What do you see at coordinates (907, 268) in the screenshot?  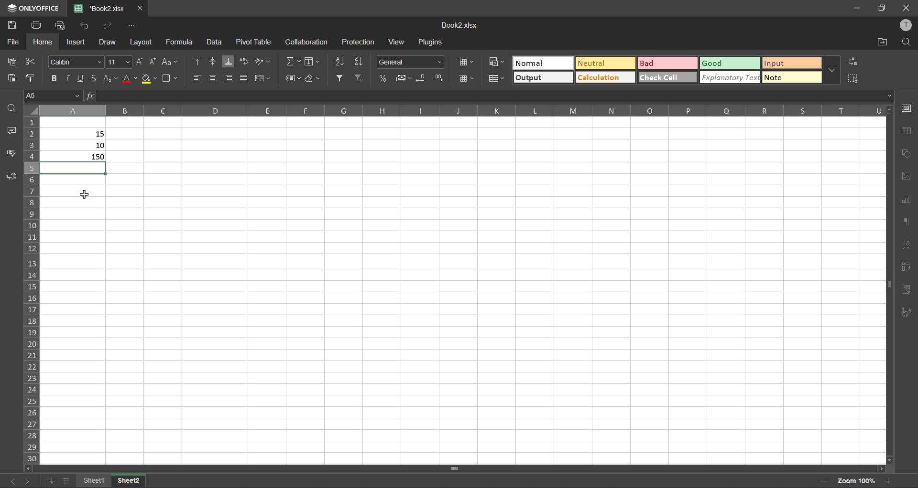 I see `pivot table` at bounding box center [907, 268].